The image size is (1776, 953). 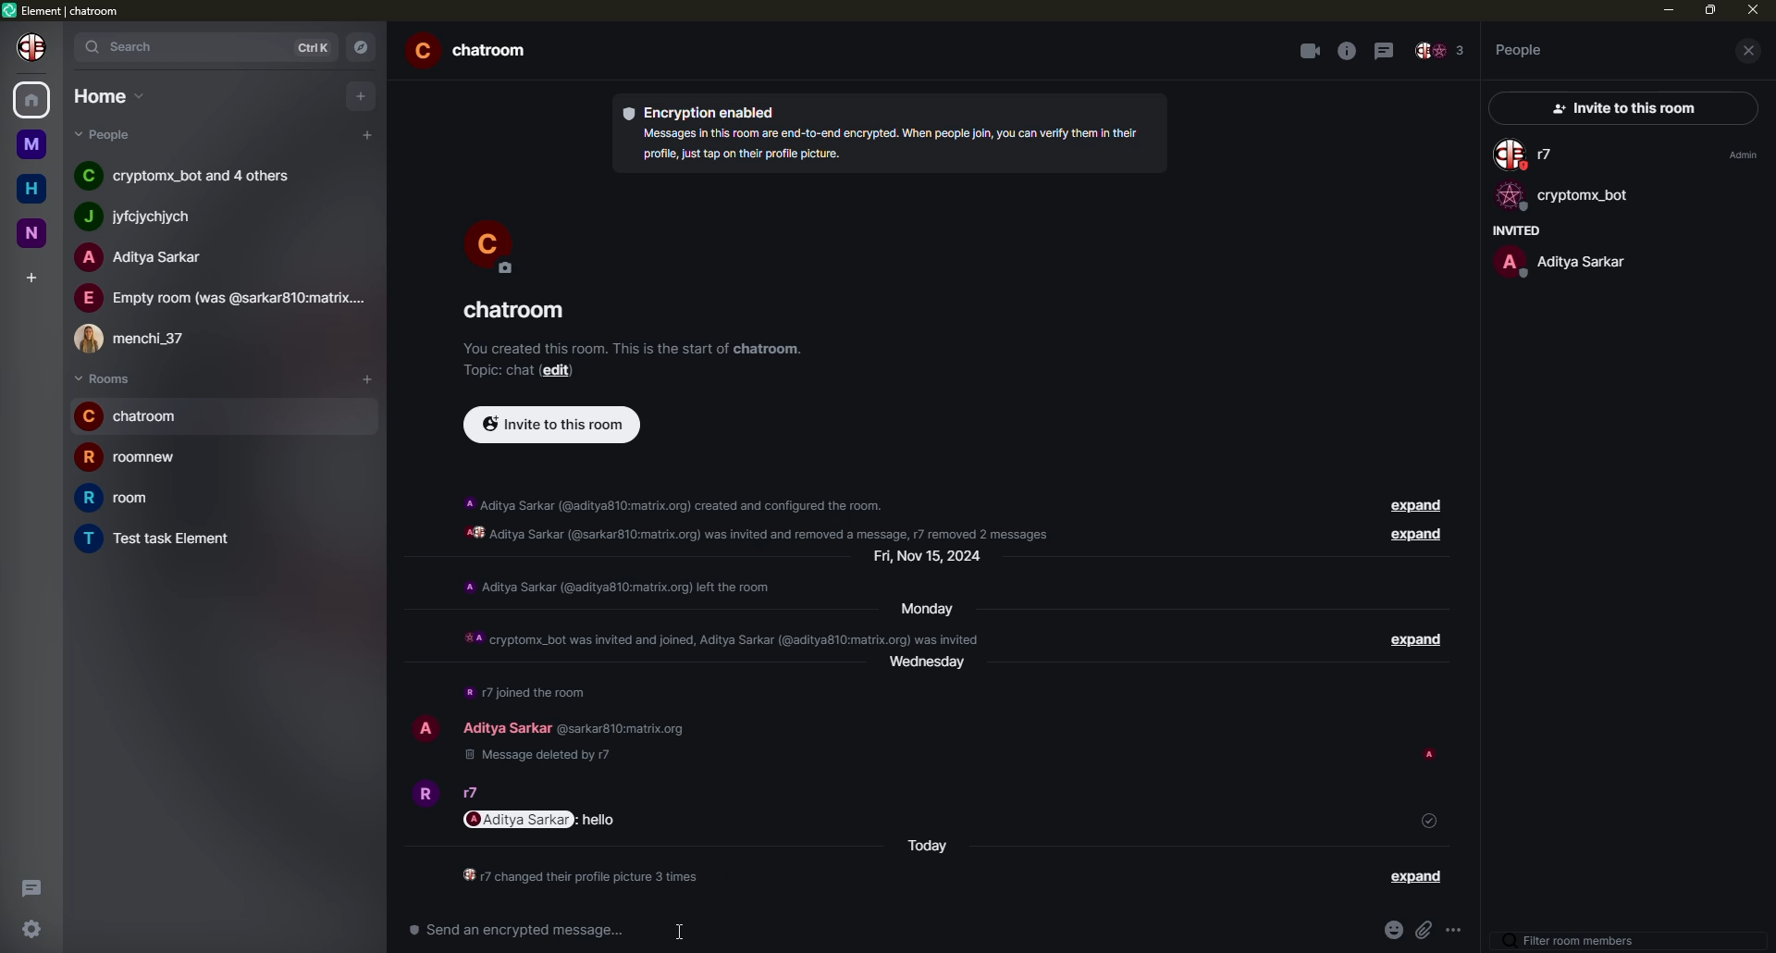 I want to click on admin, so click(x=1740, y=155).